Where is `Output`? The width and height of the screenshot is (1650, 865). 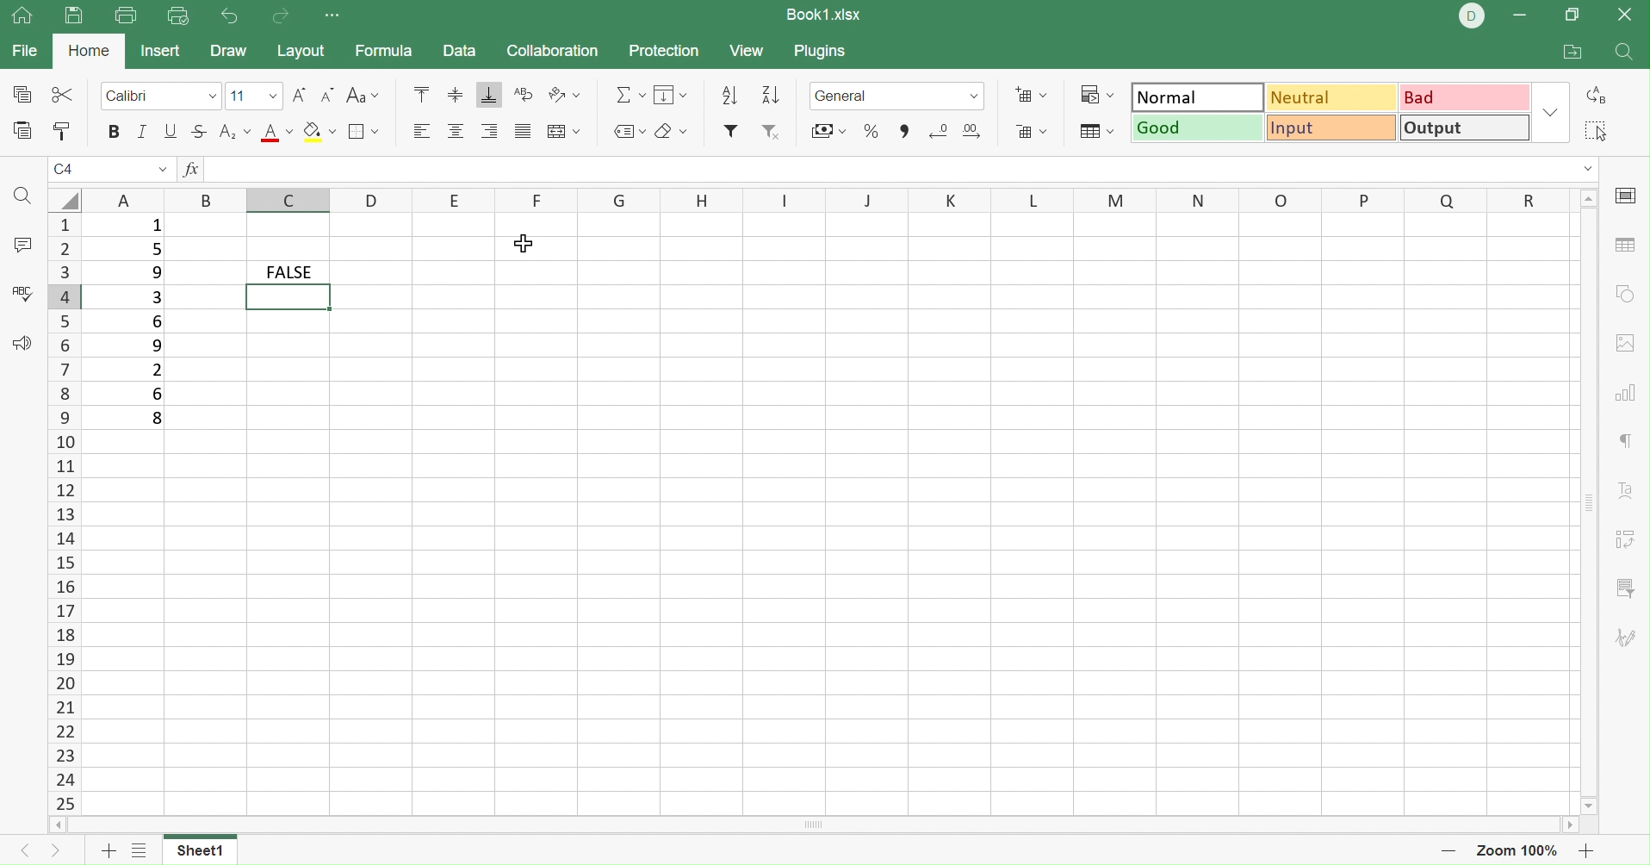 Output is located at coordinates (1465, 128).